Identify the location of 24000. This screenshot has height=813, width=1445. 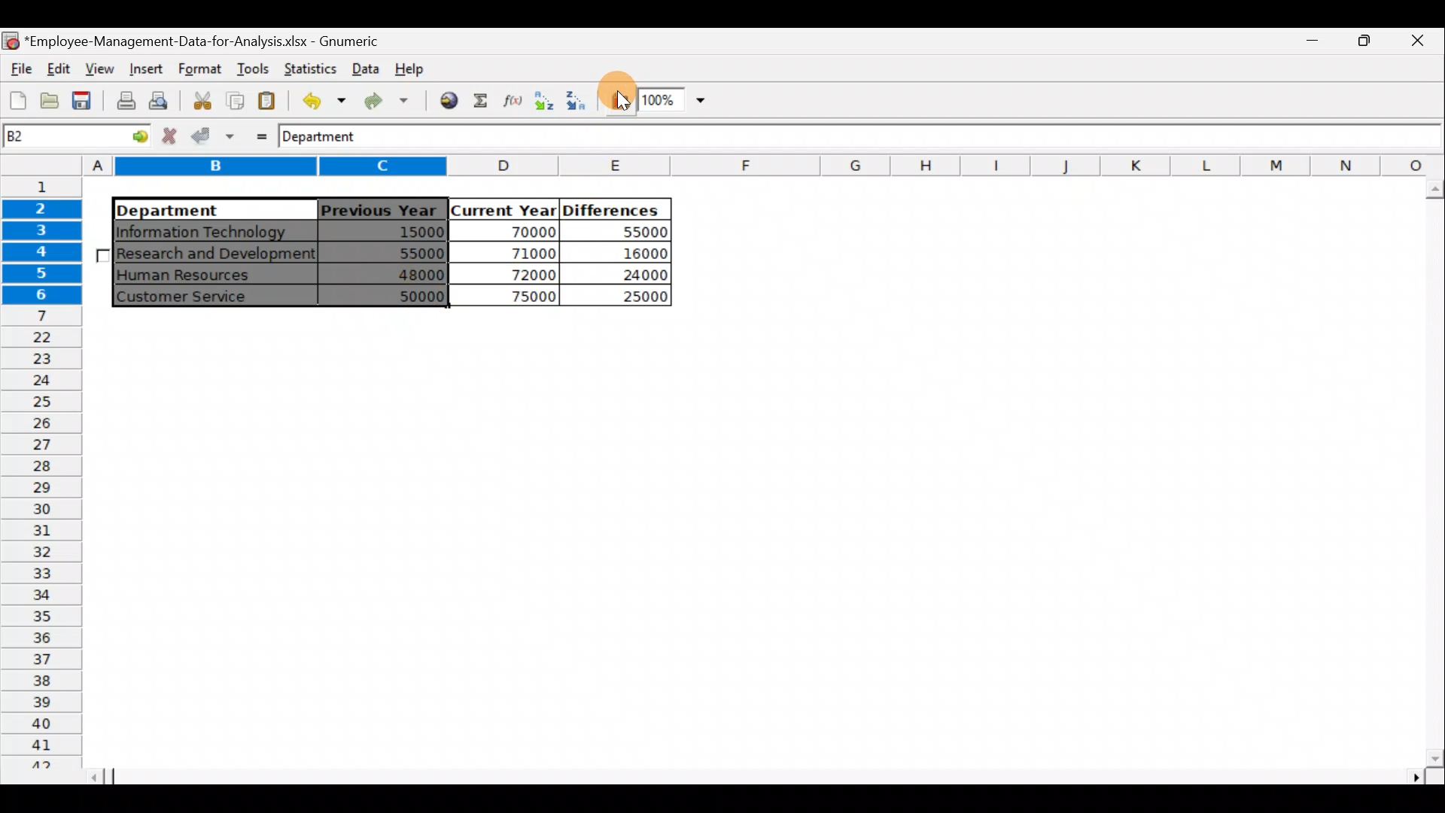
(628, 275).